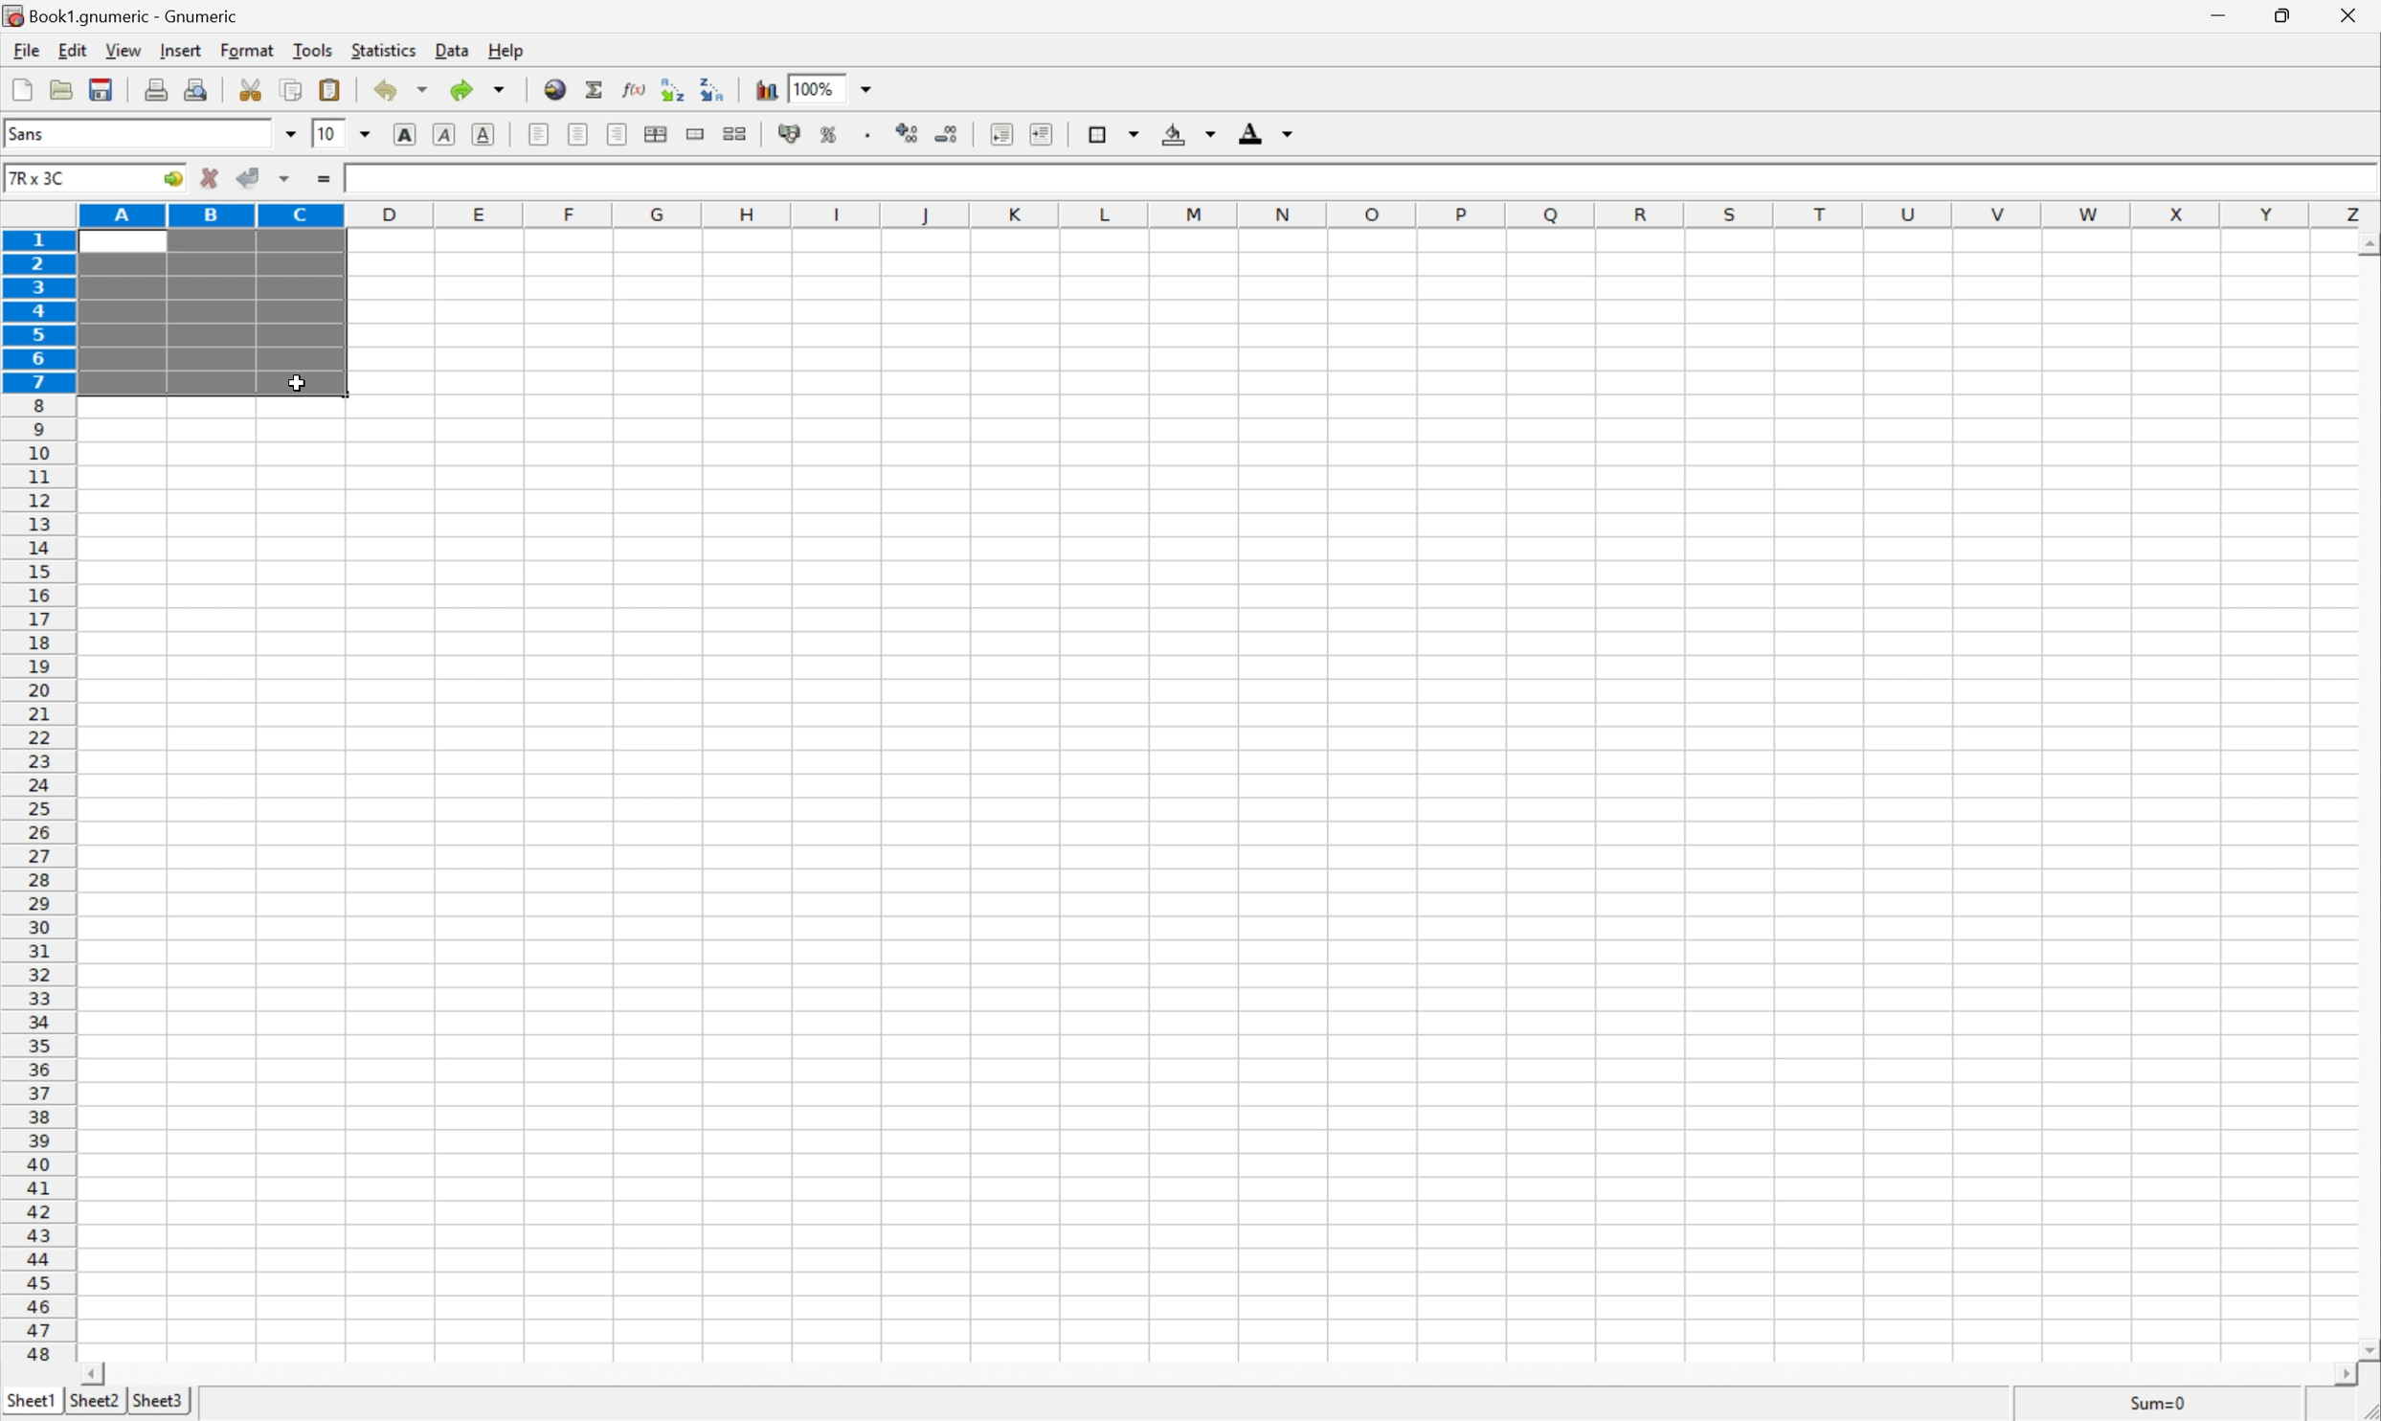 Image resolution: width=2381 pixels, height=1421 pixels. I want to click on statistics, so click(384, 53).